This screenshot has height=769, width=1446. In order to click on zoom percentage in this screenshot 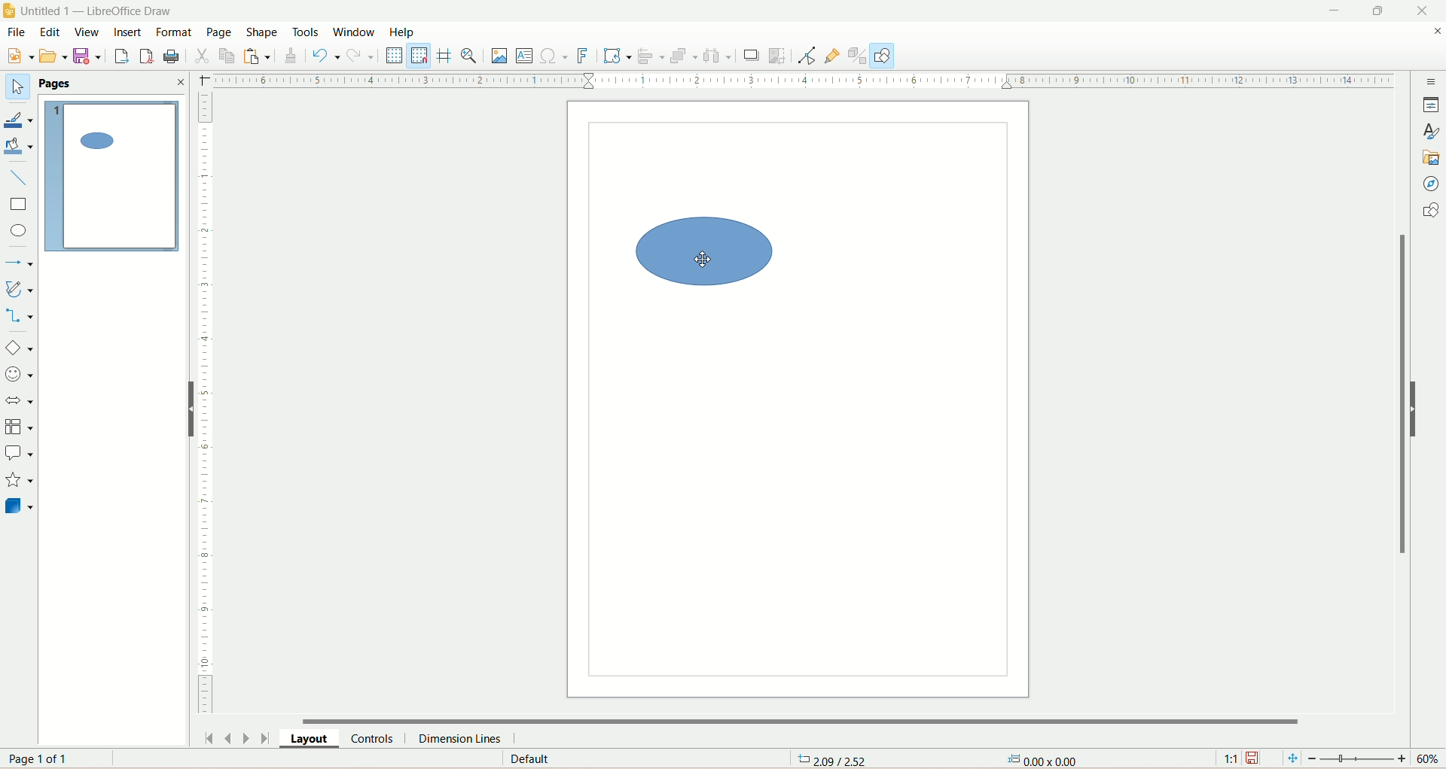, I will do `click(1431, 759)`.